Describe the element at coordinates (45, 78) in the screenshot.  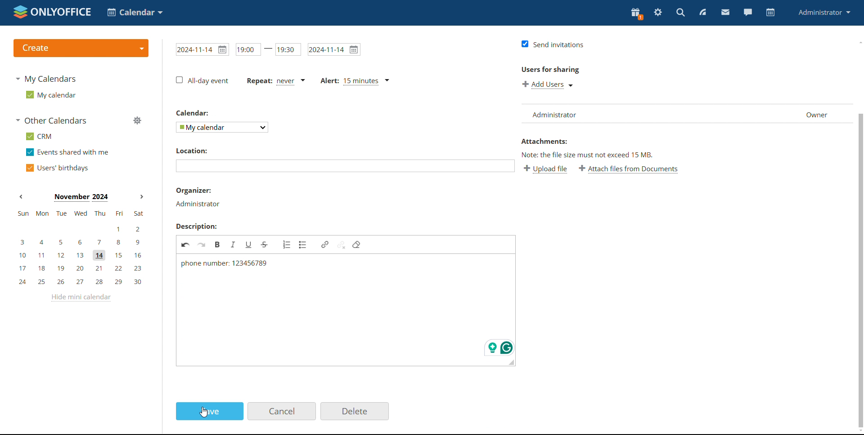
I see `my calendars` at that location.